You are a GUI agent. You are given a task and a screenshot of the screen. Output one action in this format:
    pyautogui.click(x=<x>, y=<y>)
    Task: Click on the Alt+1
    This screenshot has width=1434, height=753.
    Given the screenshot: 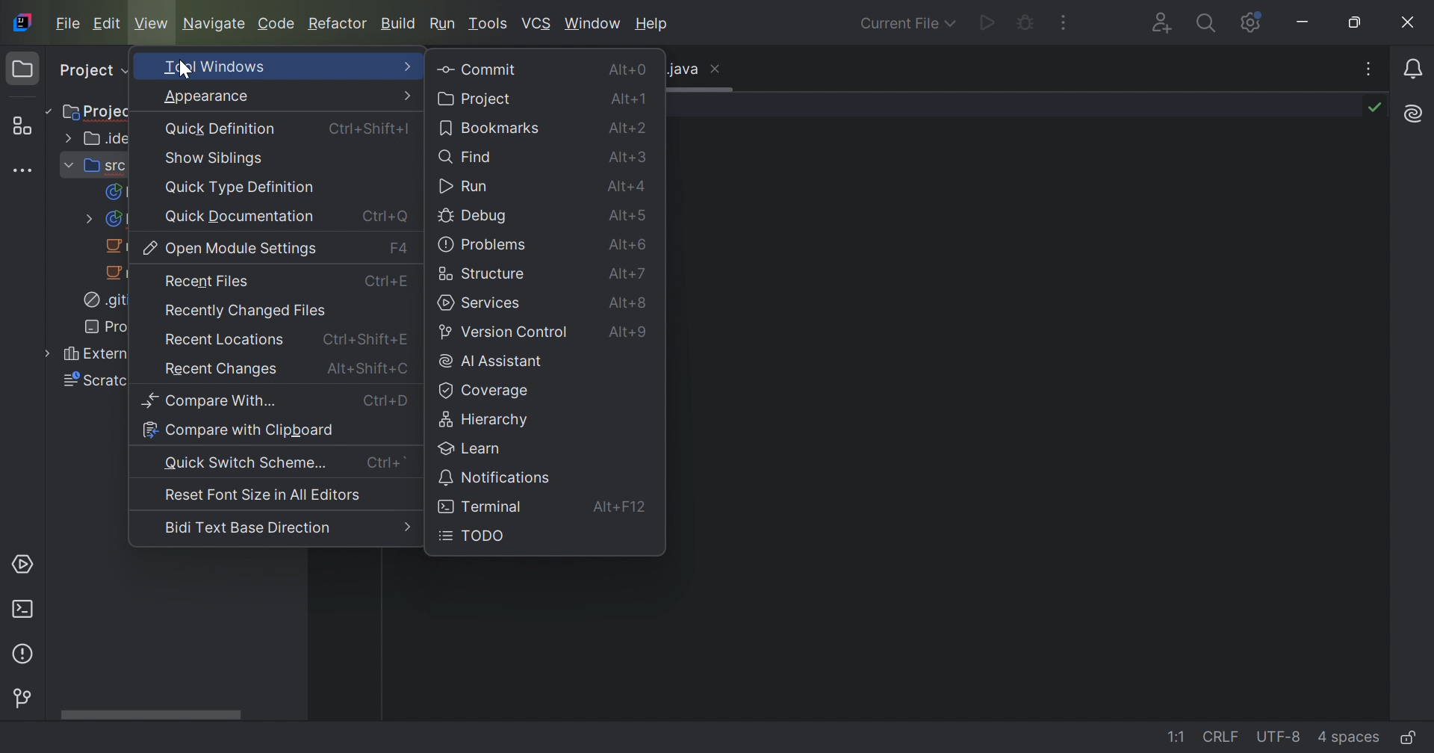 What is the action you would take?
    pyautogui.click(x=632, y=102)
    